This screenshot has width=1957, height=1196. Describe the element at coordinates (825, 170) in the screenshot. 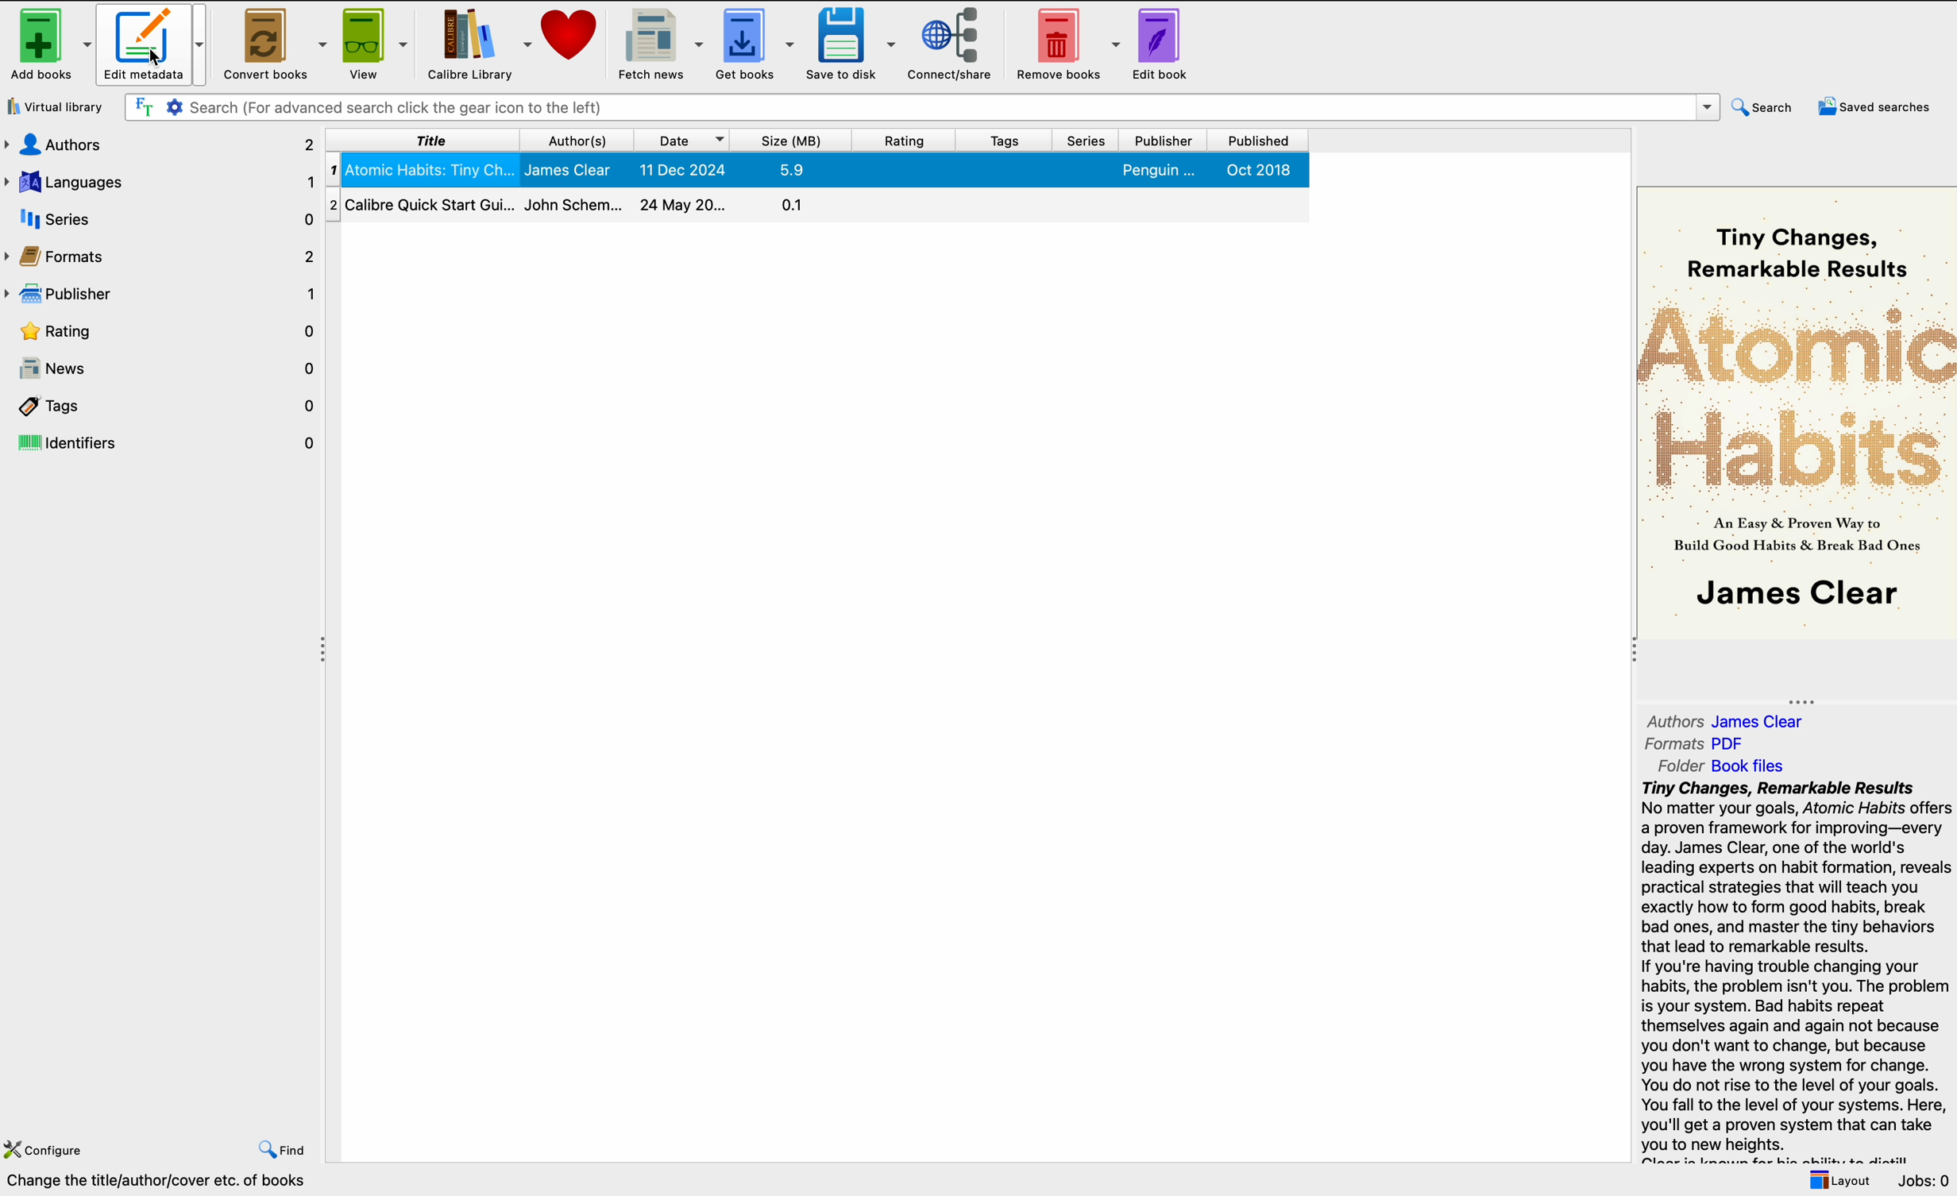

I see `selected first book` at that location.